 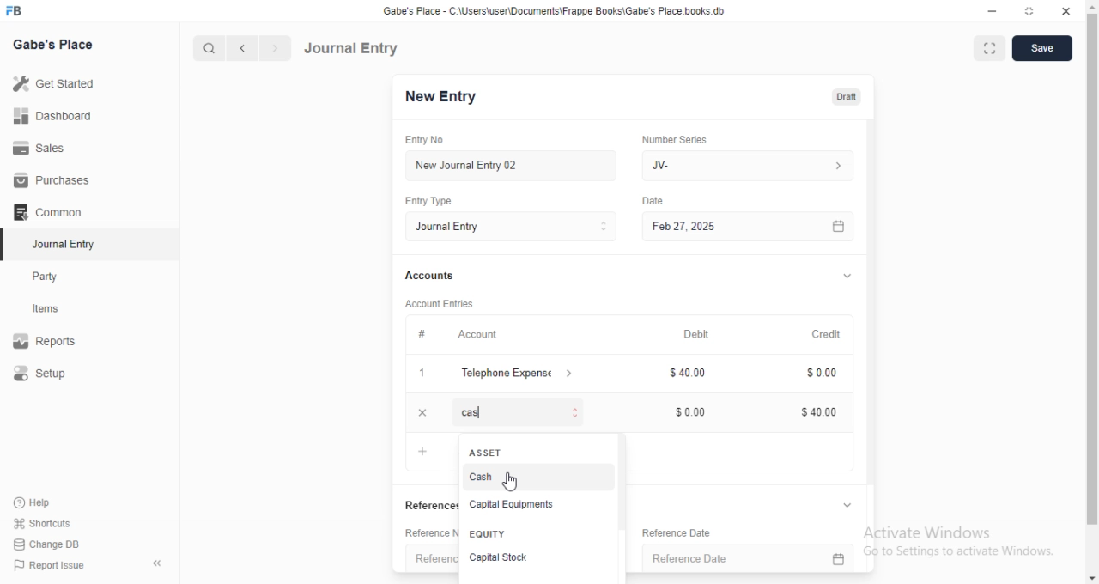 What do you see at coordinates (511, 478) in the screenshot?
I see `cursor` at bounding box center [511, 478].